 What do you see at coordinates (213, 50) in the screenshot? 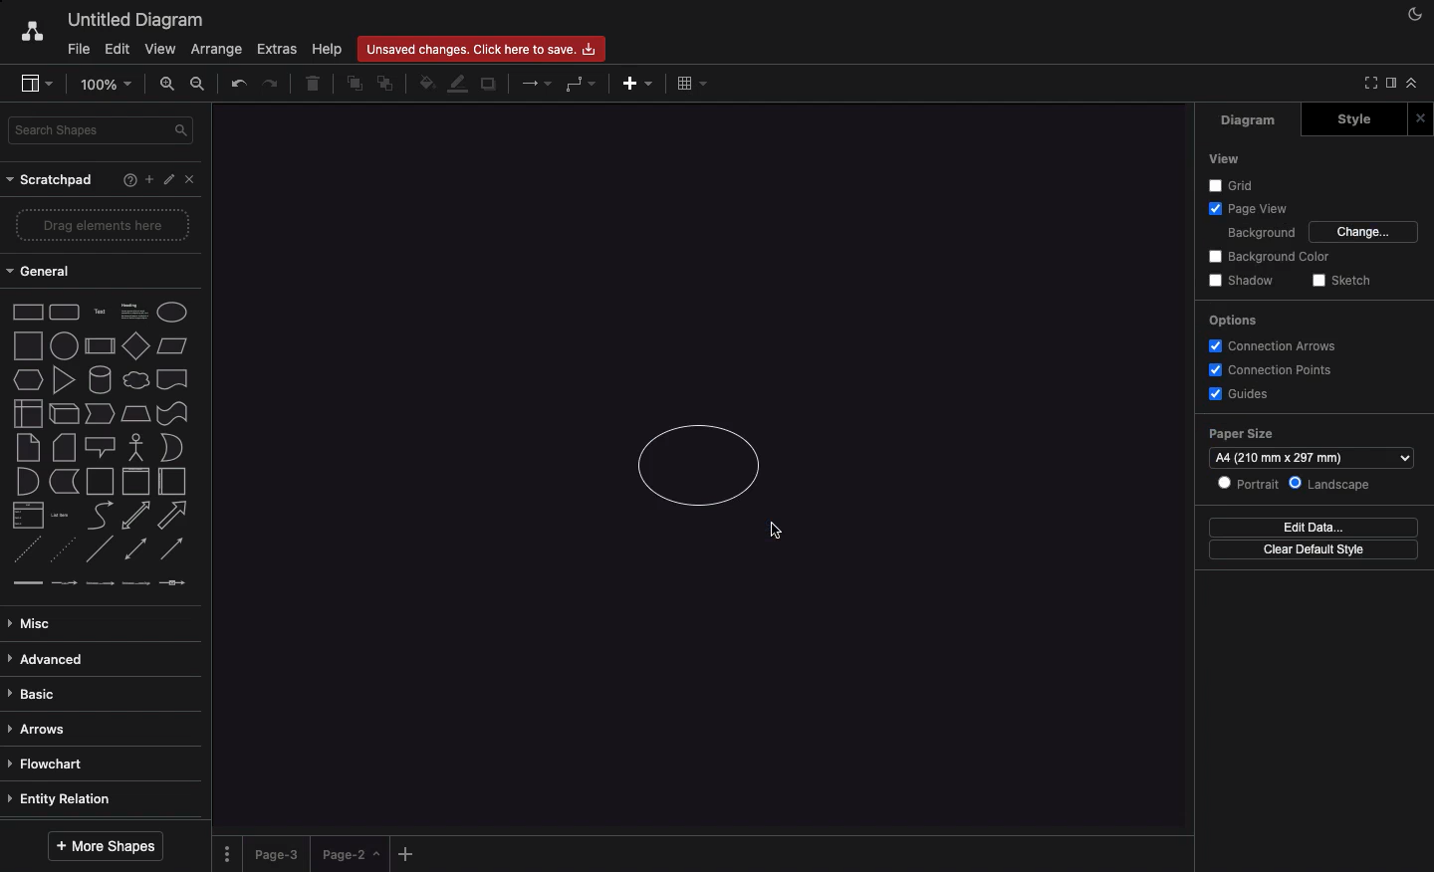
I see `Arrange` at bounding box center [213, 50].